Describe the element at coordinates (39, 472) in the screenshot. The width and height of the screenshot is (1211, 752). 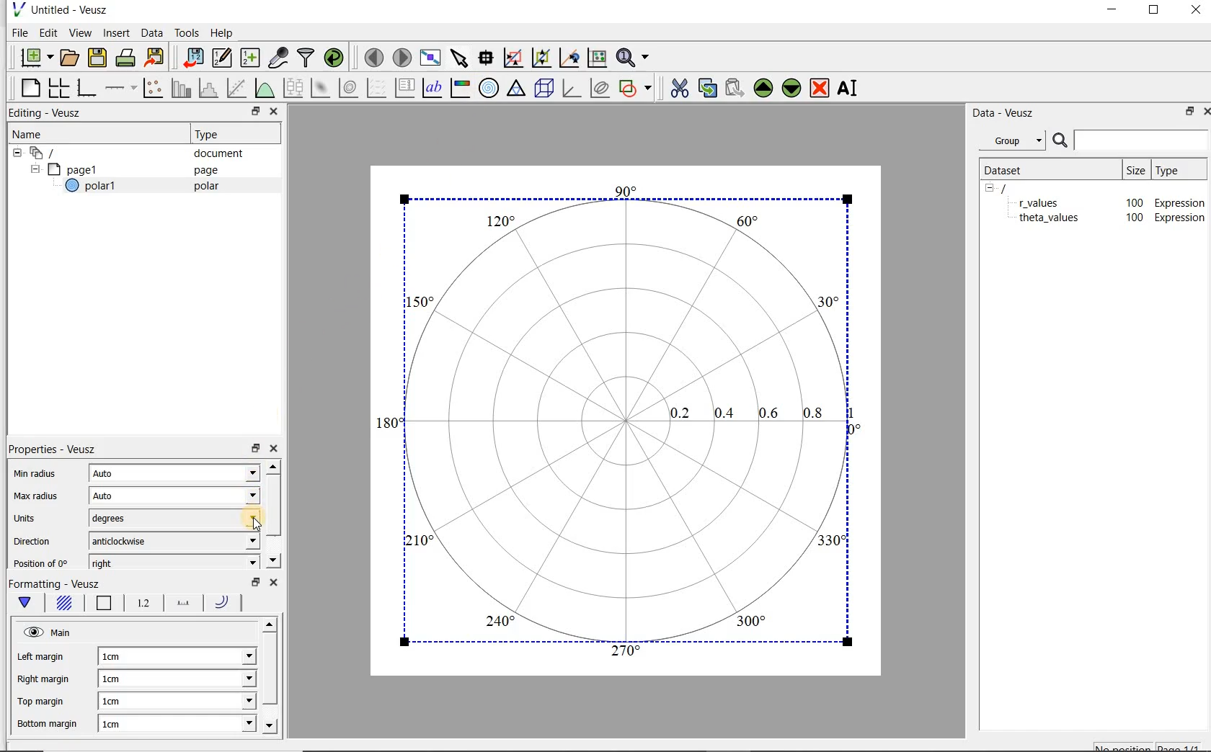
I see `Min radius` at that location.